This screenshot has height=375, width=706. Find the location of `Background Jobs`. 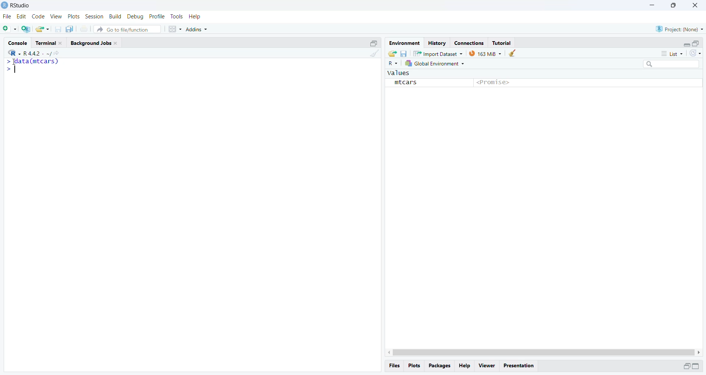

Background Jobs is located at coordinates (90, 43).